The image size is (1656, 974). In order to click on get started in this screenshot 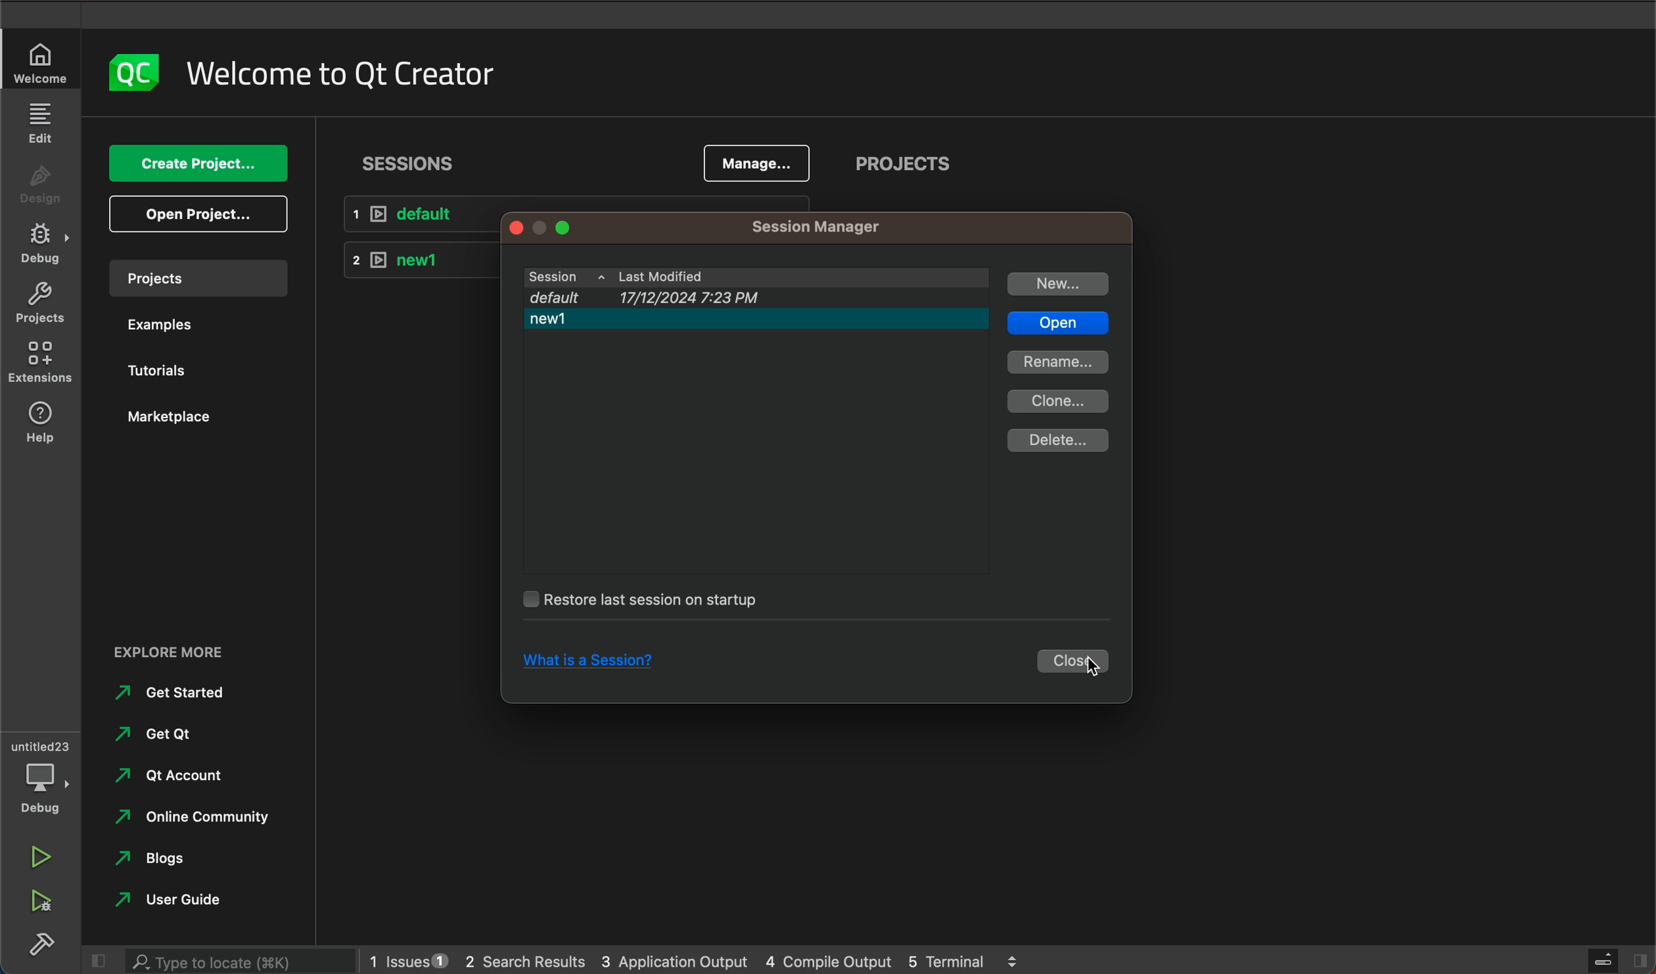, I will do `click(177, 692)`.